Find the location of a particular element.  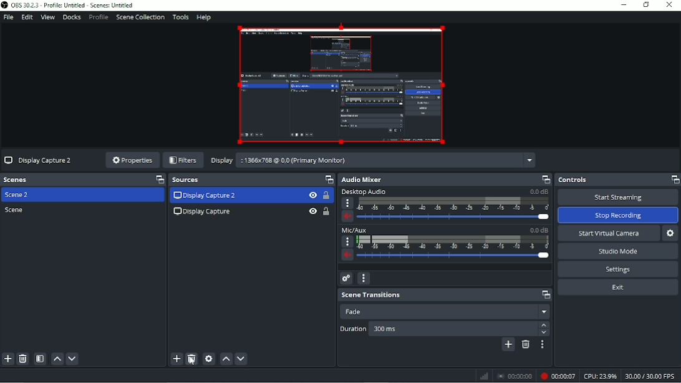

View is located at coordinates (48, 17).